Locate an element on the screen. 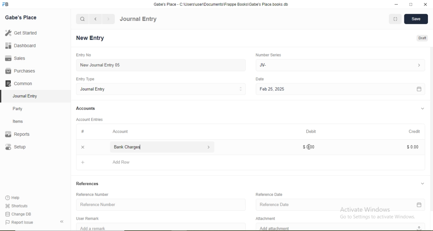 The image size is (433, 231). navigate backward is located at coordinates (95, 19).